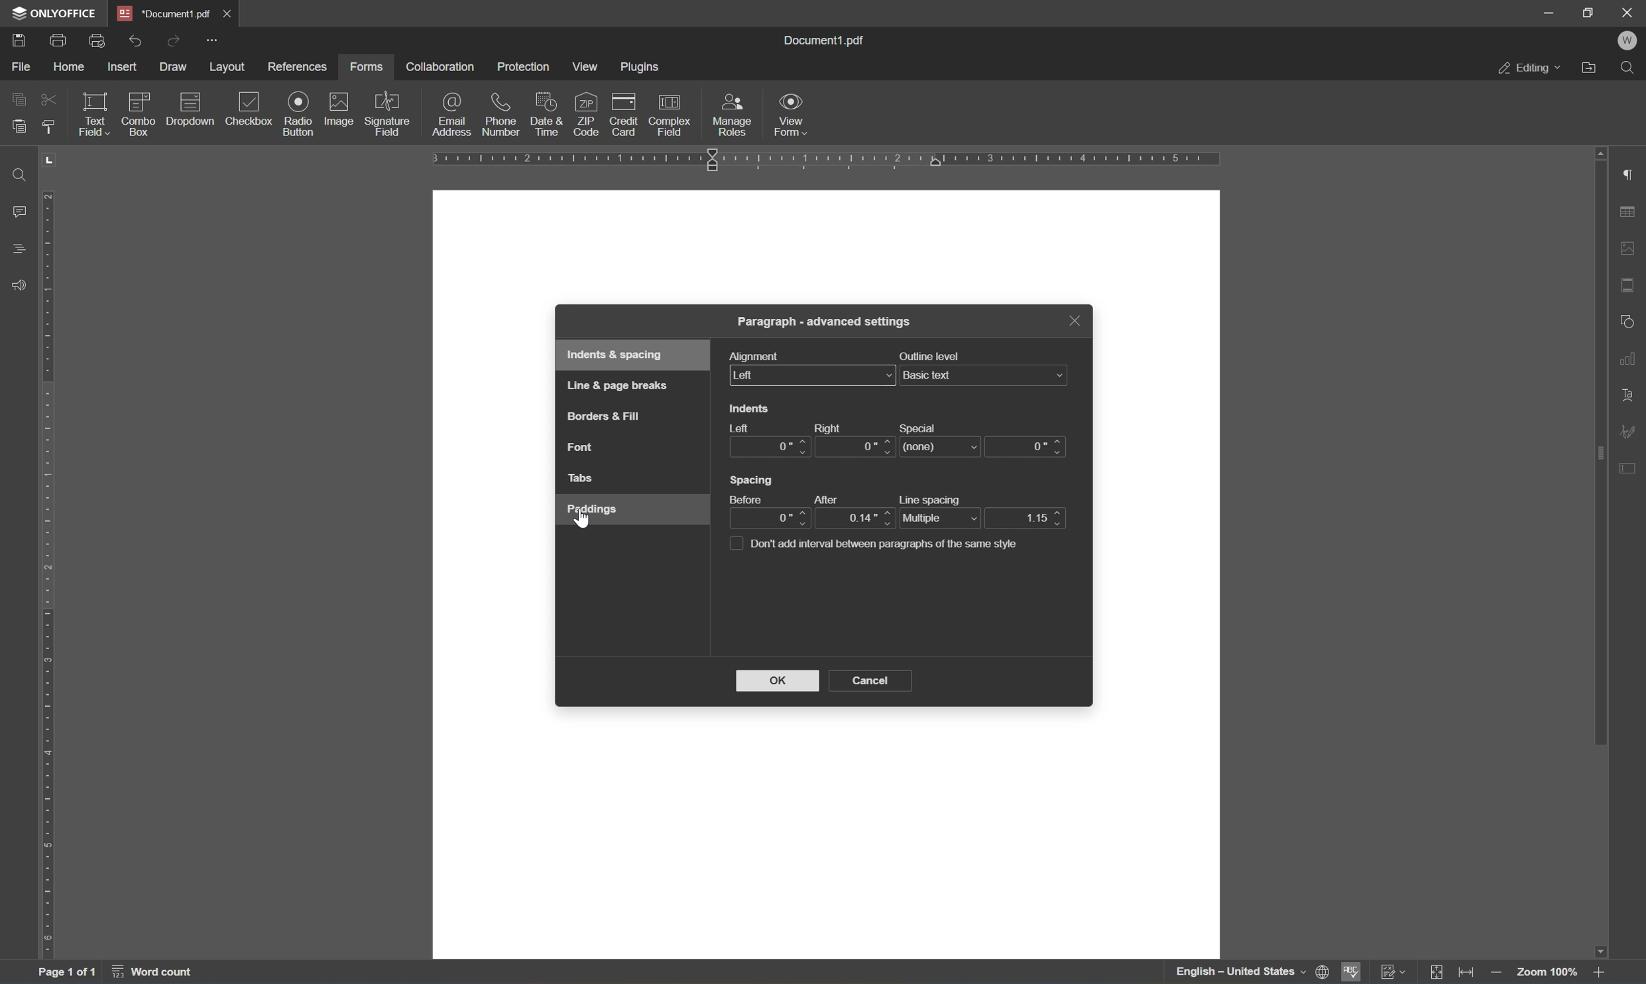 The height and width of the screenshot is (984, 1646). I want to click on layout, so click(227, 66).